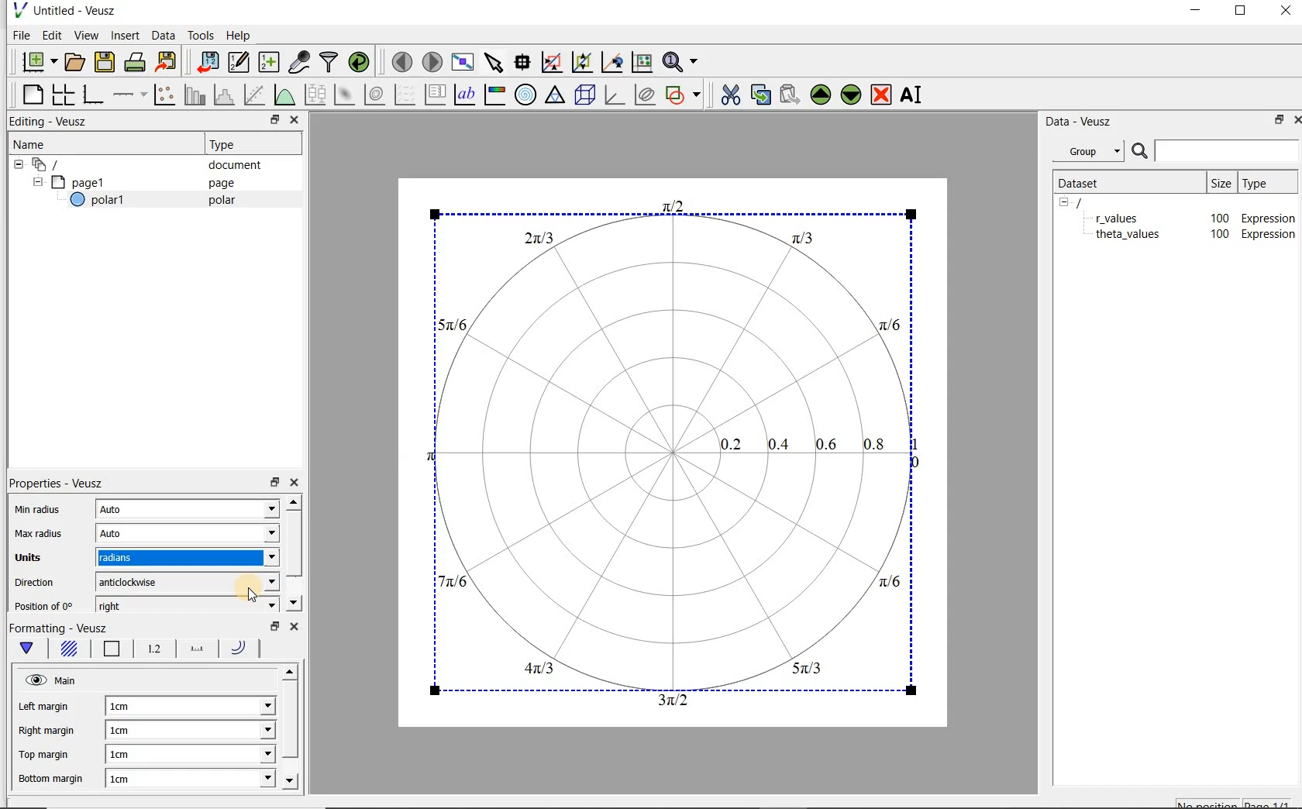 This screenshot has width=1302, height=809. Describe the element at coordinates (1194, 12) in the screenshot. I see `minimize` at that location.